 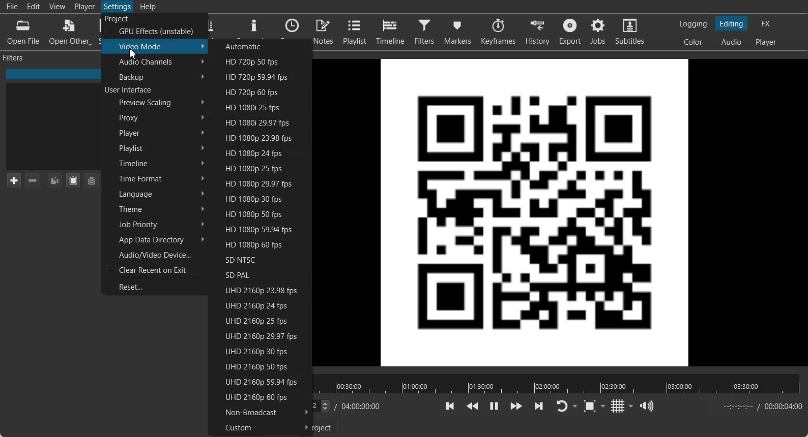 I want to click on HD 1080p 29.97 fps, so click(x=257, y=183).